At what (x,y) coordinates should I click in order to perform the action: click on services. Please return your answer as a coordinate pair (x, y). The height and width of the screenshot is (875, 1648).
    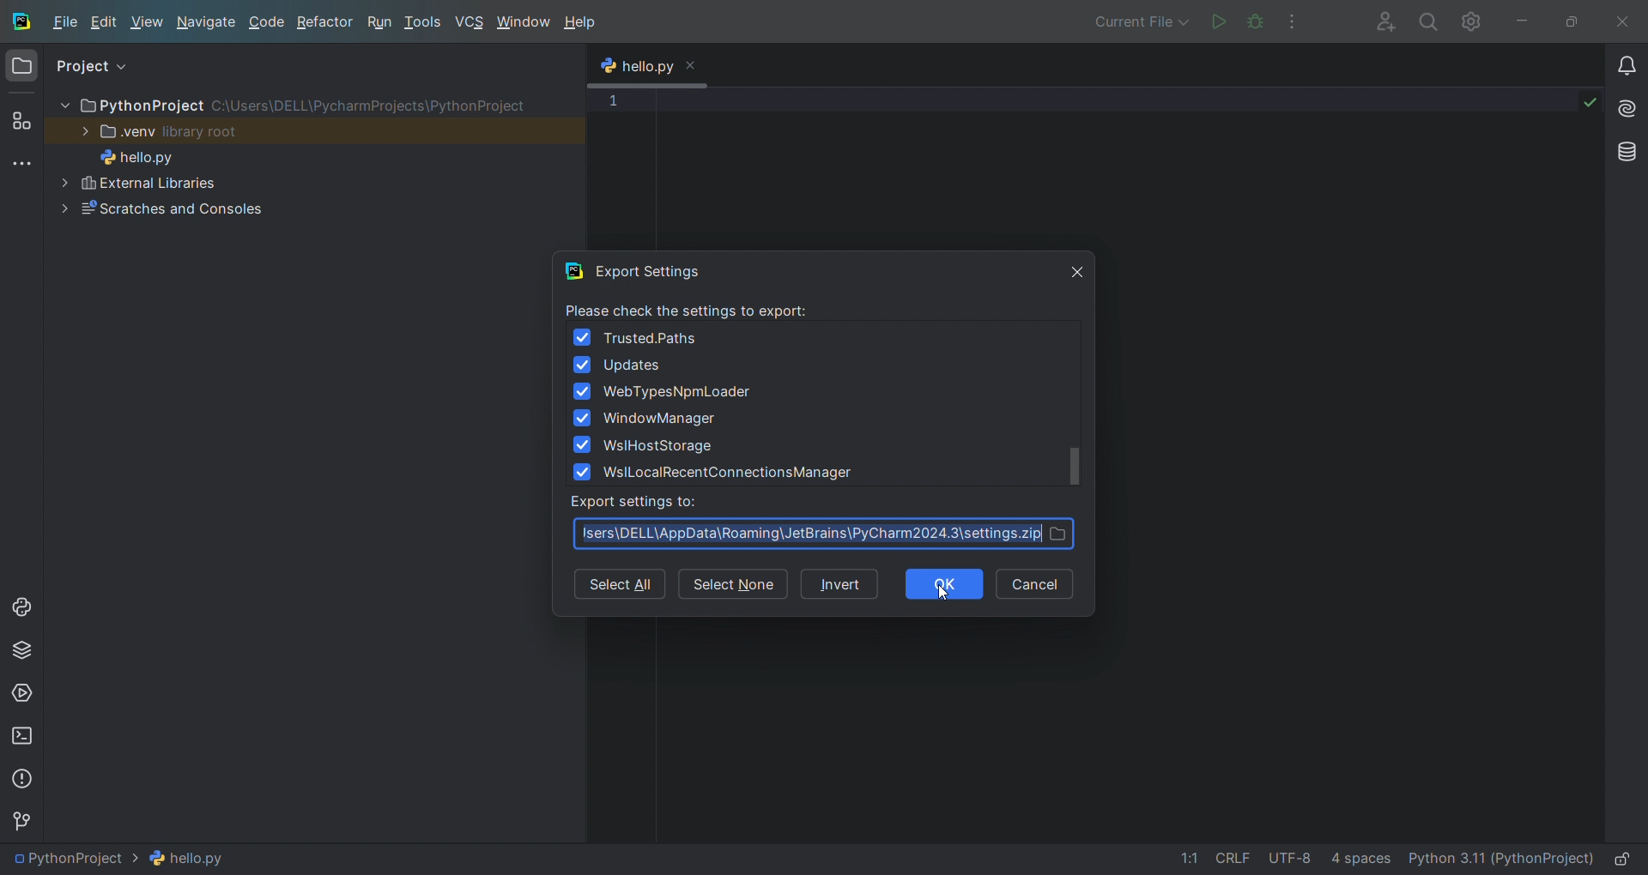
    Looking at the image, I should click on (21, 696).